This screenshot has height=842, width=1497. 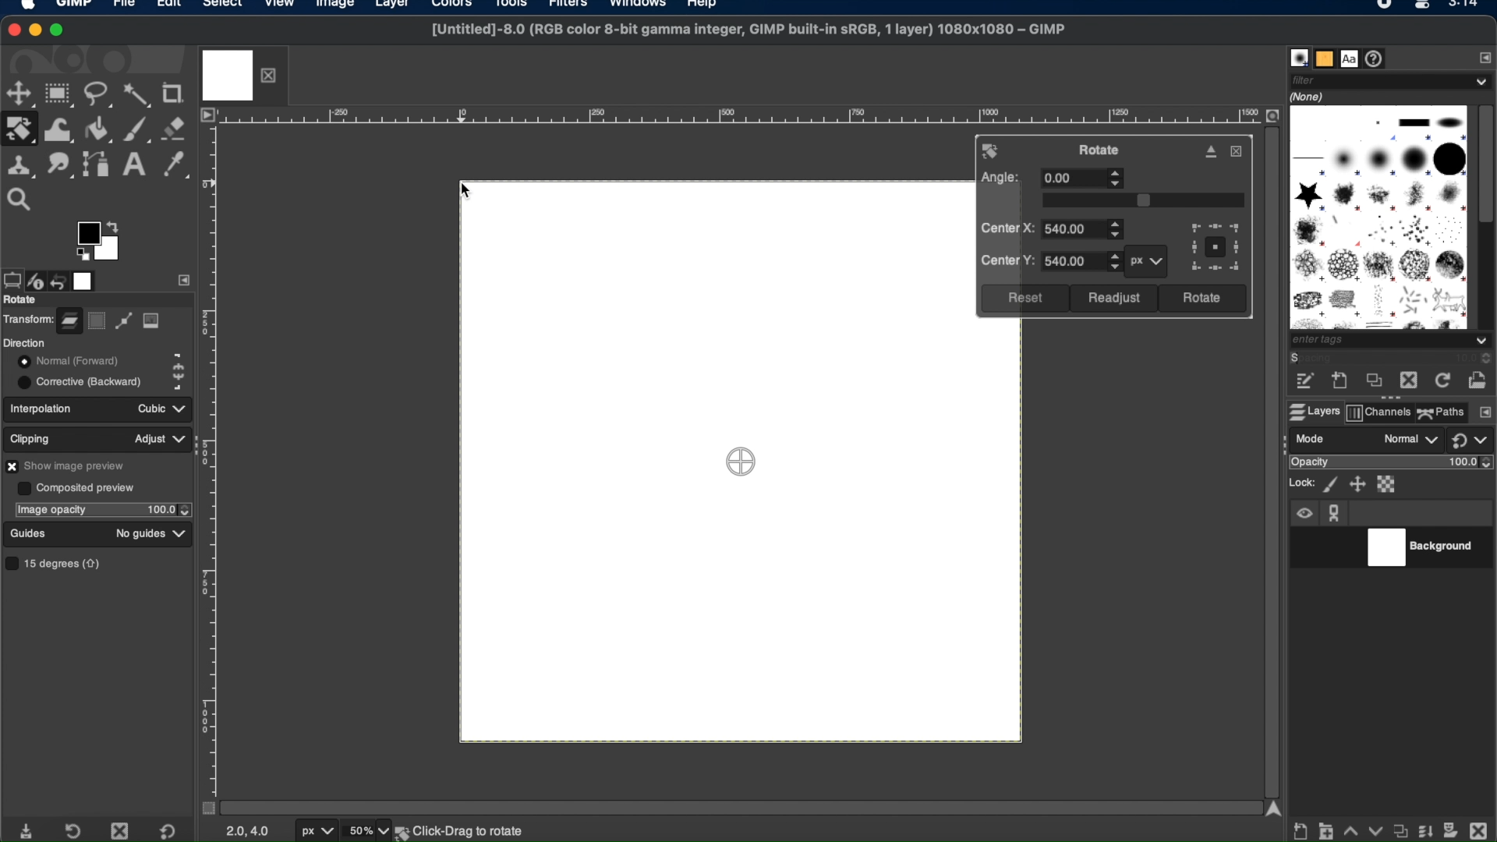 What do you see at coordinates (1393, 341) in the screenshot?
I see `tags dropdown` at bounding box center [1393, 341].